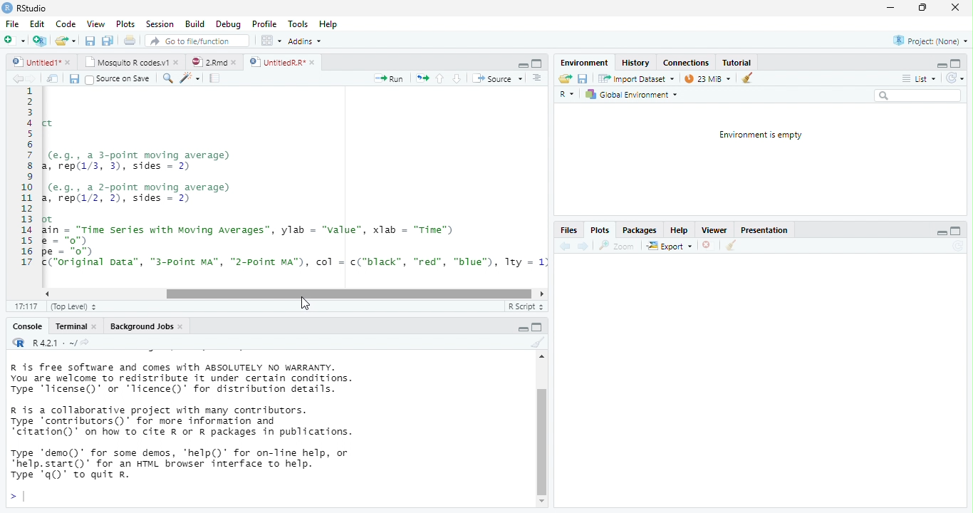 This screenshot has width=973, height=513. What do you see at coordinates (955, 78) in the screenshot?
I see `Refresh` at bounding box center [955, 78].